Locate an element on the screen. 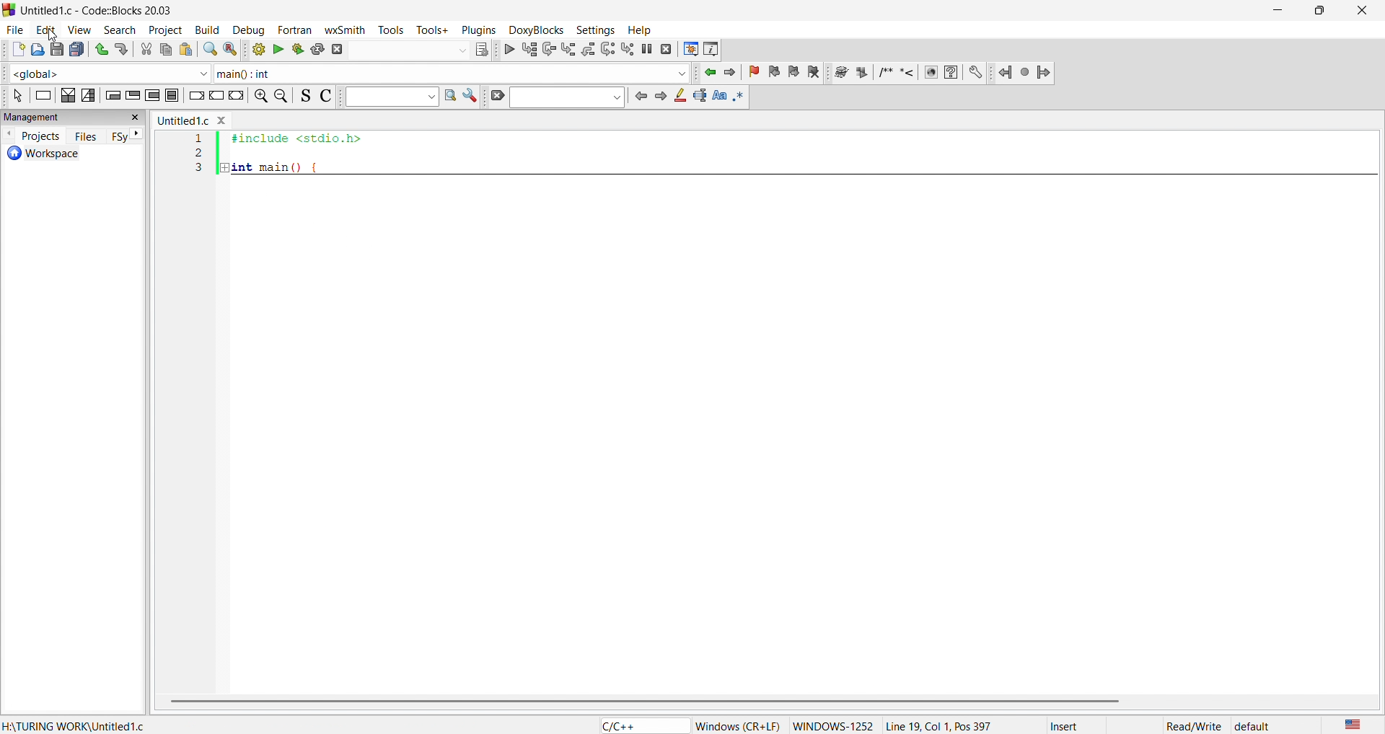 The image size is (1385, 734). function select is located at coordinates (452, 73).